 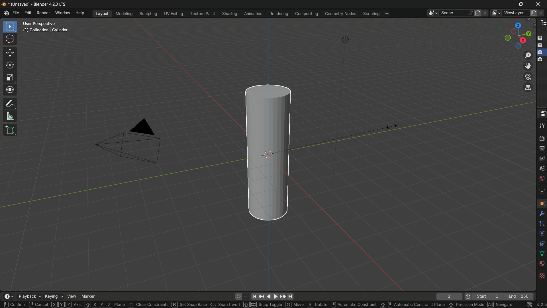 I want to click on remove view layer, so click(x=542, y=13).